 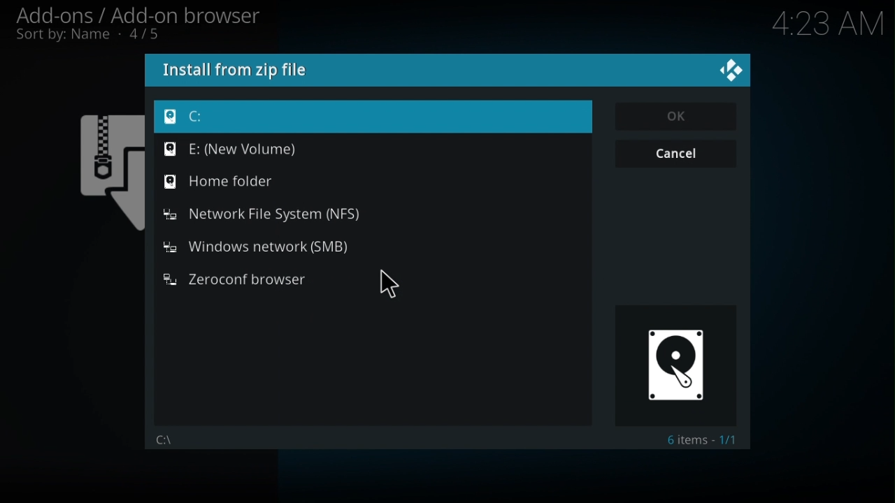 I want to click on C drive, so click(x=373, y=118).